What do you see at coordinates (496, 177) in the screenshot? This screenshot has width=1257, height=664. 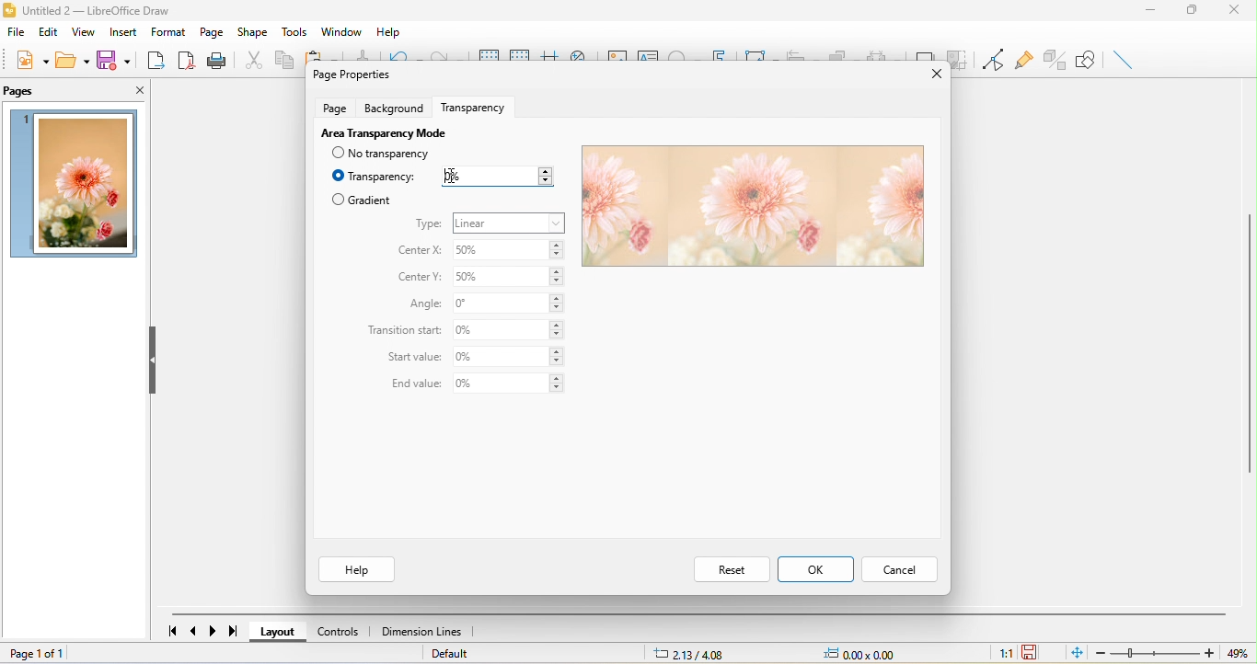 I see `0%` at bounding box center [496, 177].